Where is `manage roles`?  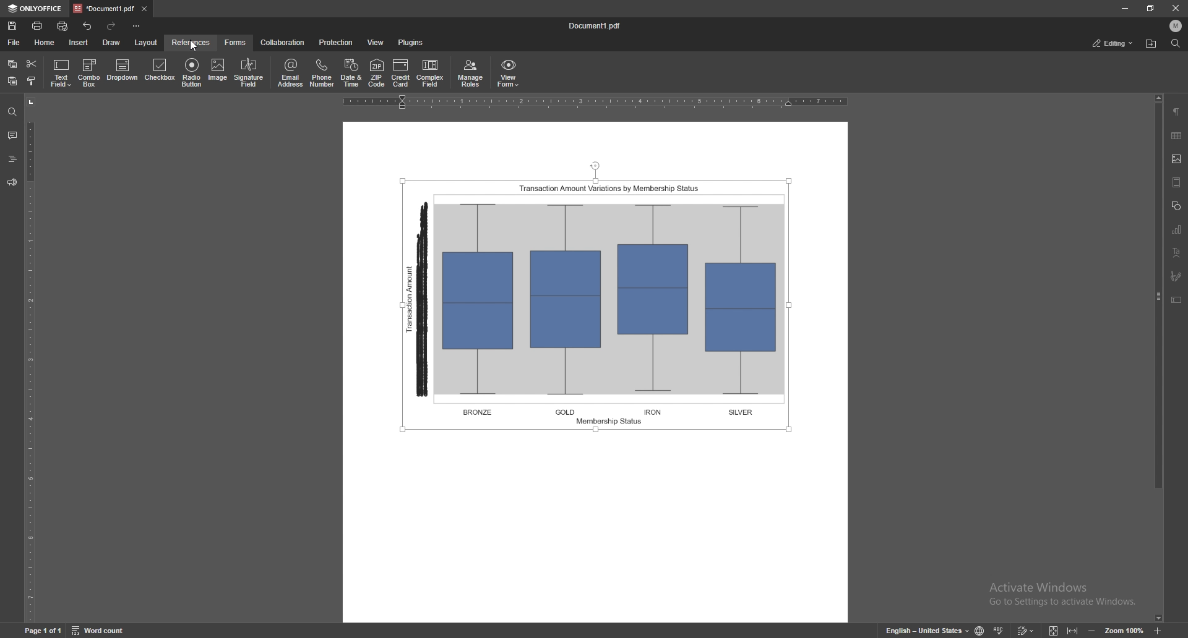 manage roles is located at coordinates (471, 74).